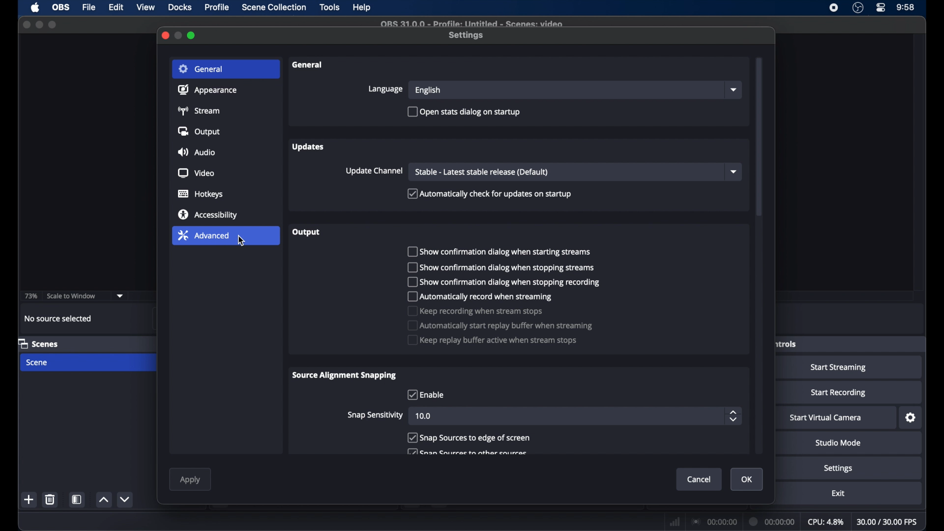 This screenshot has width=944, height=531. What do you see at coordinates (499, 252) in the screenshot?
I see `checkbox` at bounding box center [499, 252].